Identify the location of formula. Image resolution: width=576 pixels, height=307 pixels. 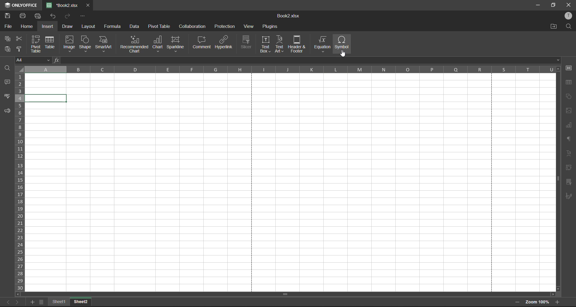
(112, 27).